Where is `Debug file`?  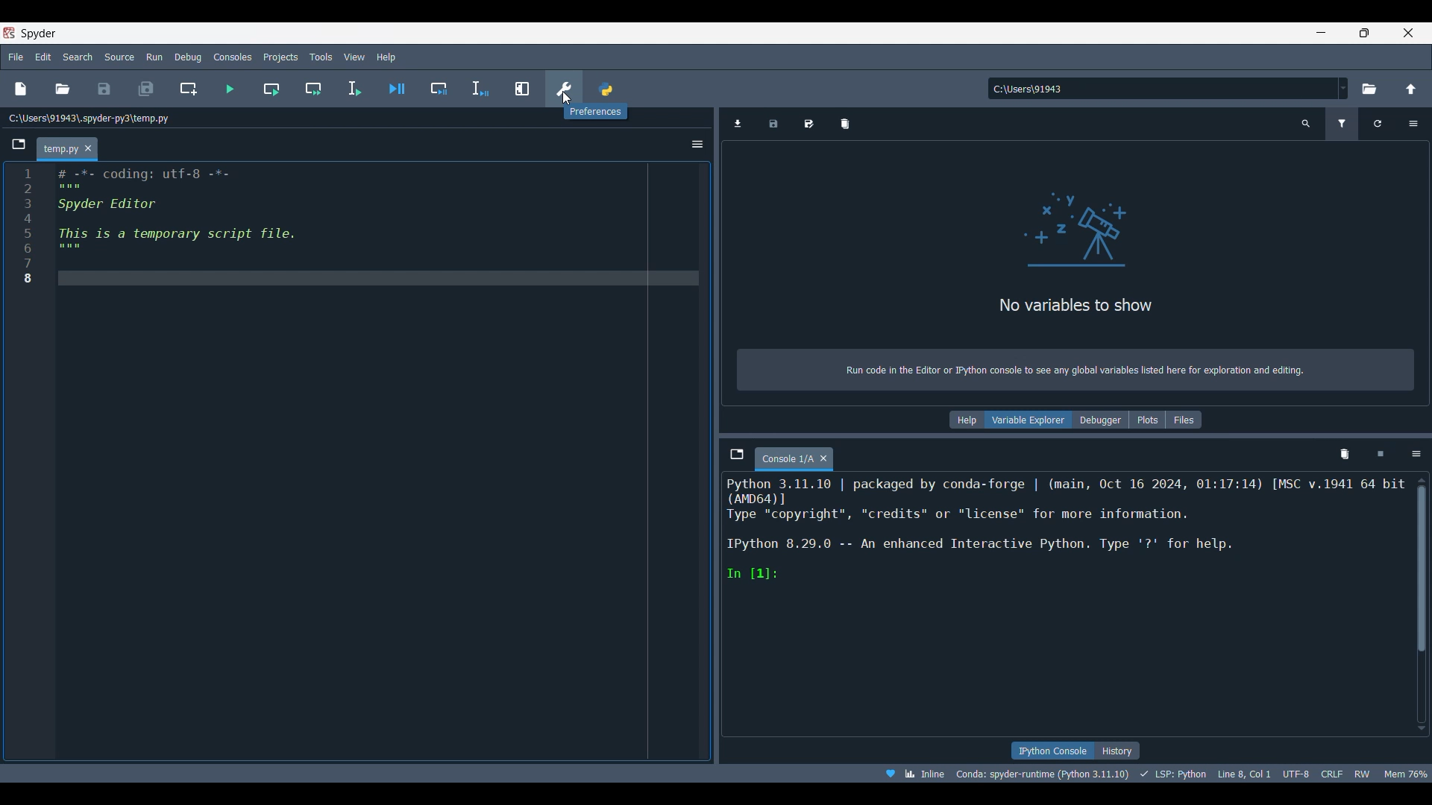
Debug file is located at coordinates (397, 88).